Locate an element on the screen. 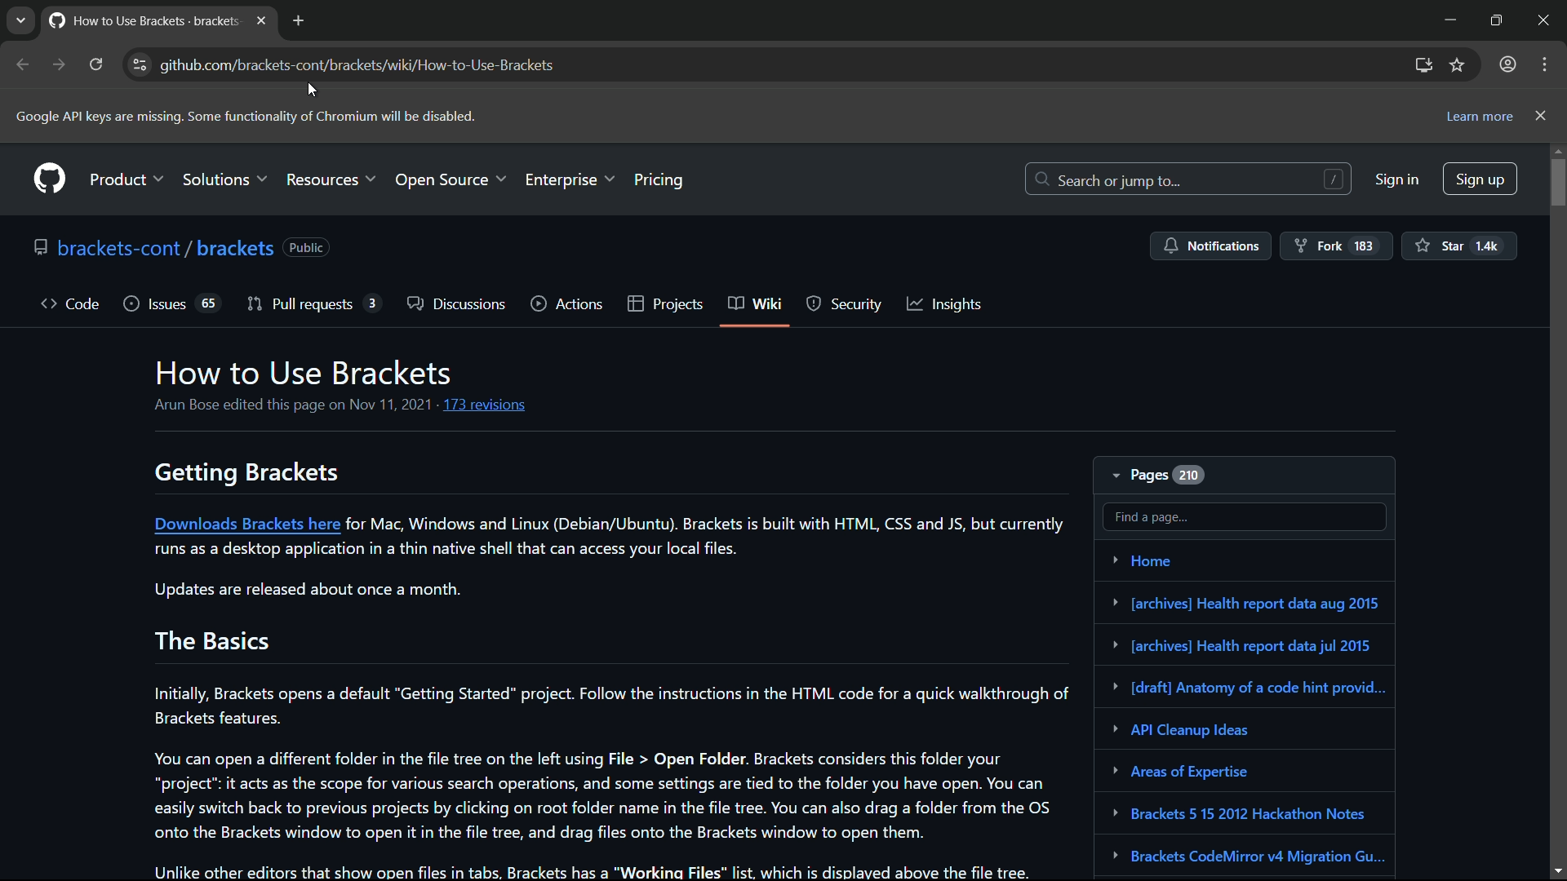 The height and width of the screenshot is (881, 1567). sign up is located at coordinates (1478, 179).